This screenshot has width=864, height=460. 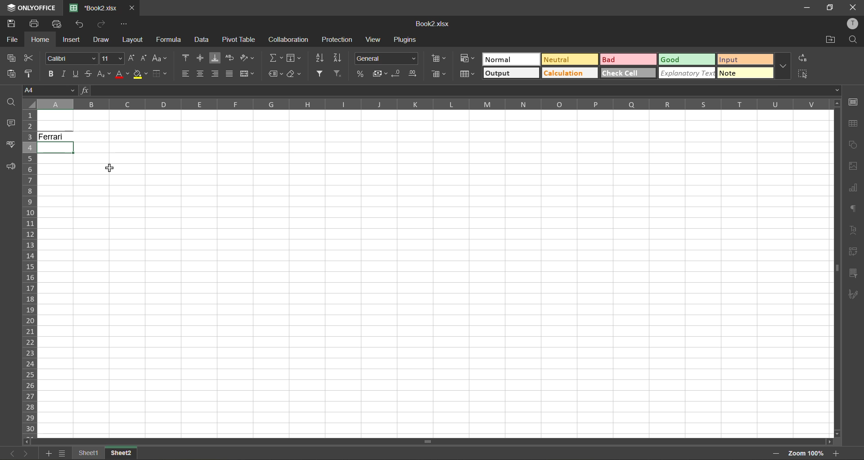 I want to click on copy, so click(x=12, y=58).